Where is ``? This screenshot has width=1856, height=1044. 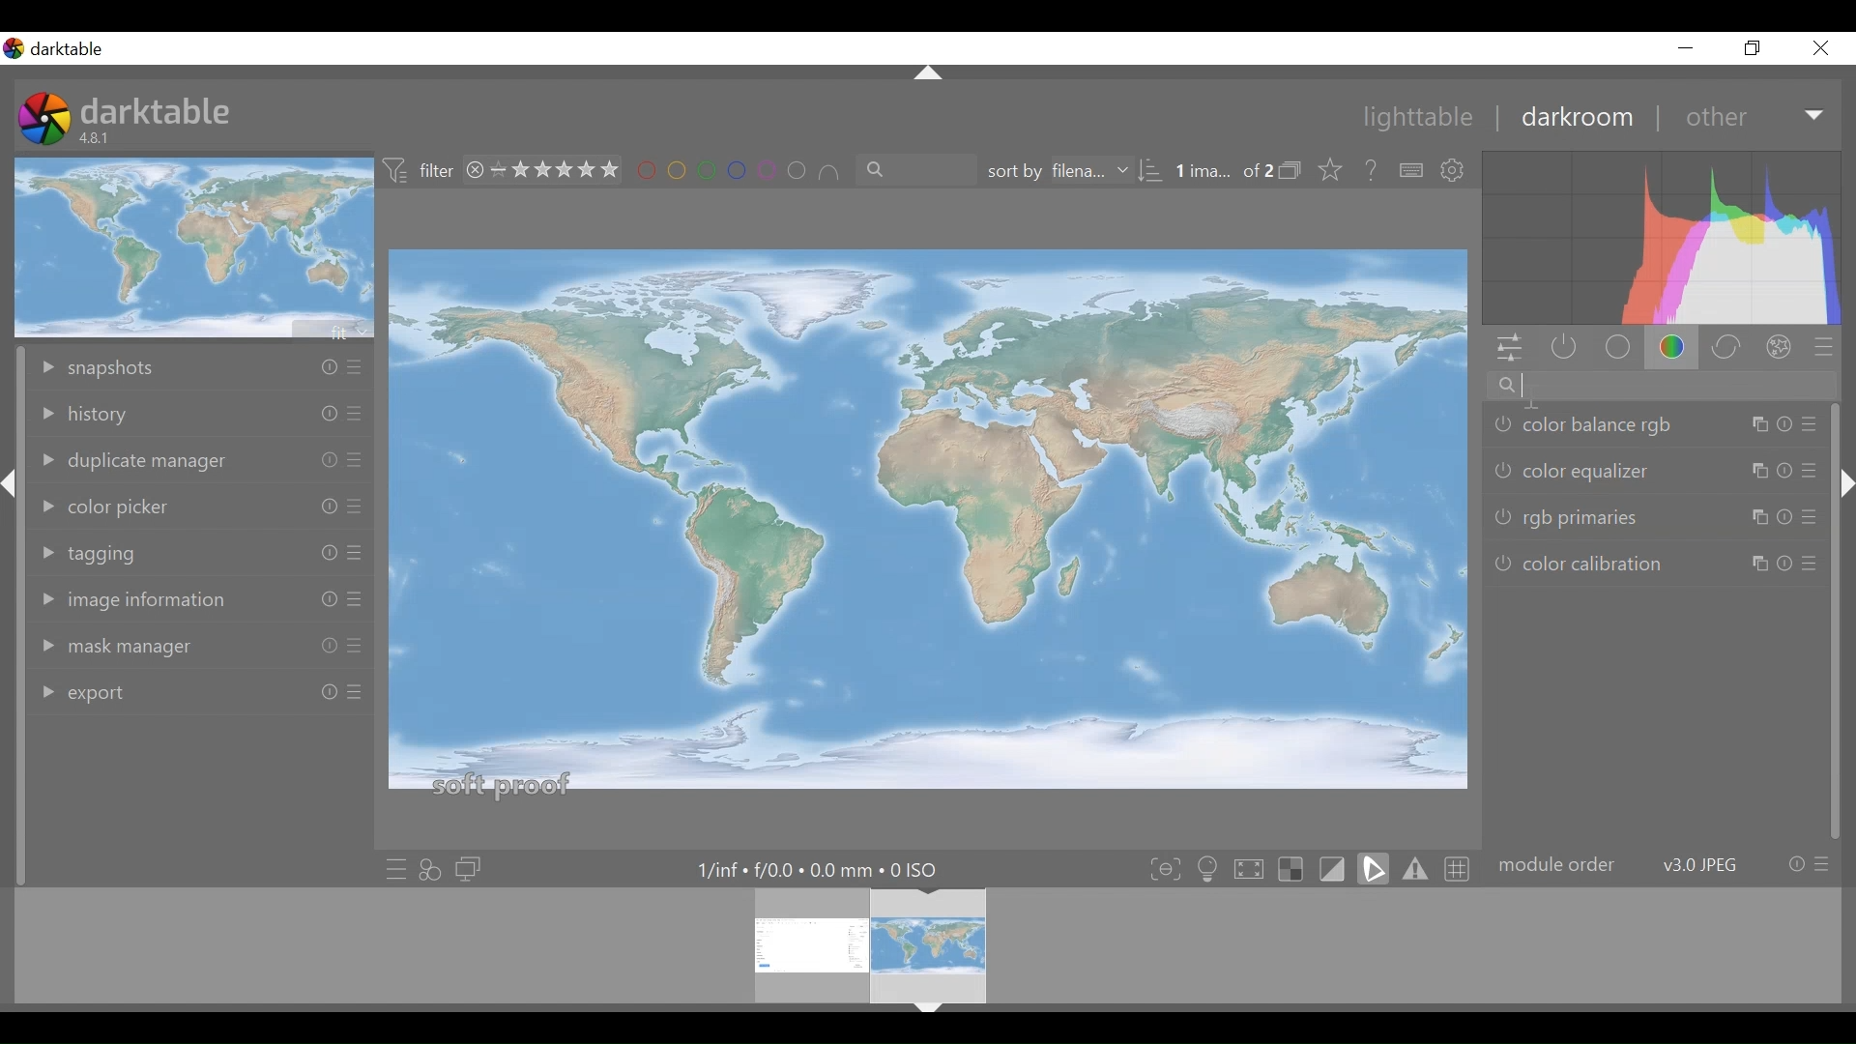
 is located at coordinates (10, 498).